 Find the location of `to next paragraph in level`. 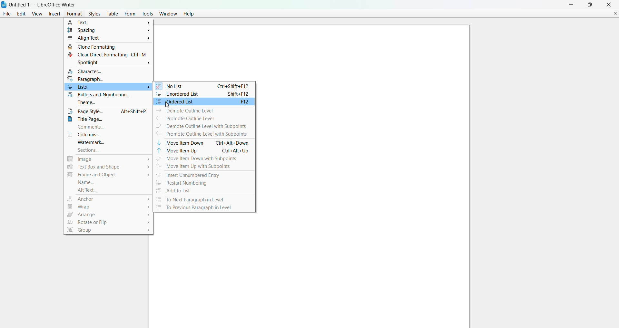

to next paragraph in level is located at coordinates (193, 199).